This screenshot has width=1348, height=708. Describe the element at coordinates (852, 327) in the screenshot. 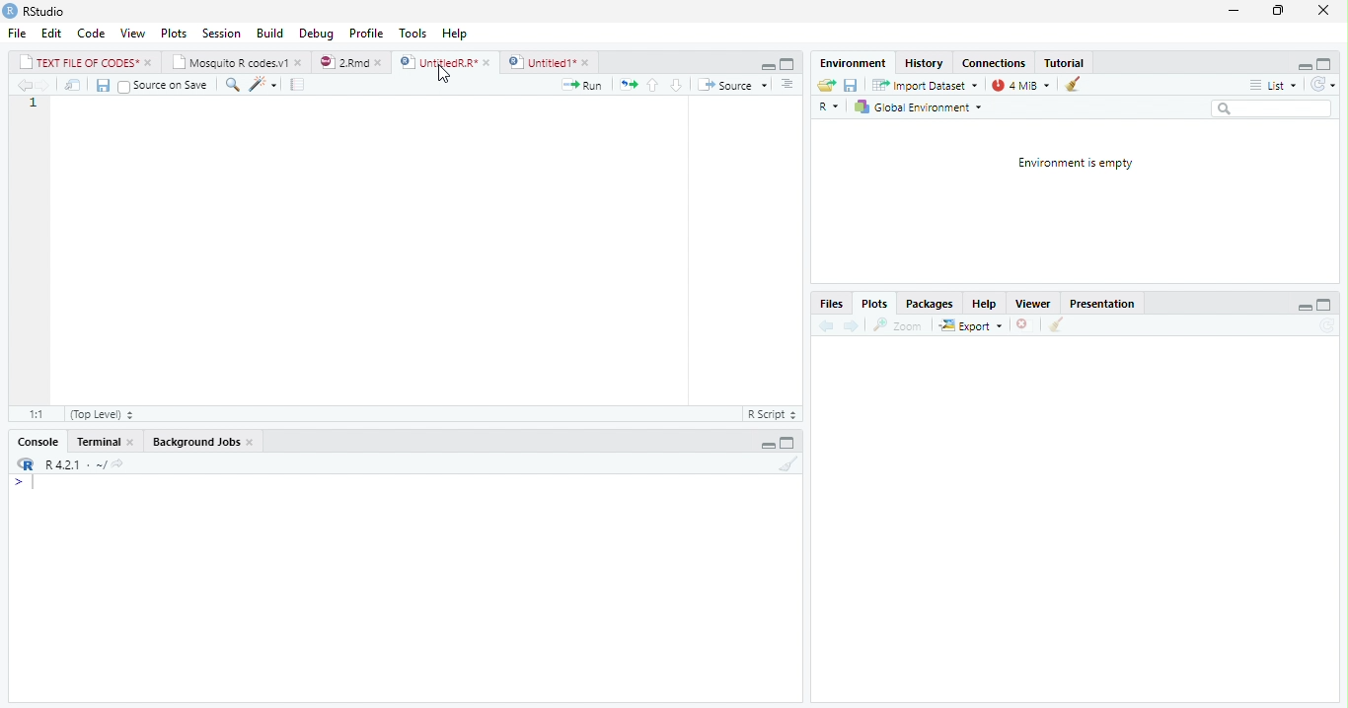

I see `go forward` at that location.